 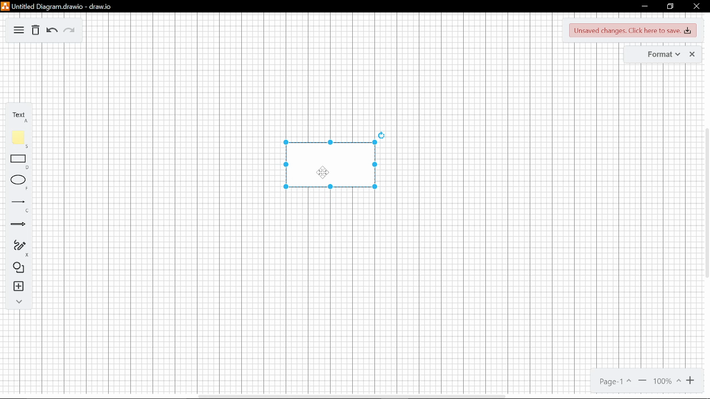 I want to click on format, so click(x=662, y=54).